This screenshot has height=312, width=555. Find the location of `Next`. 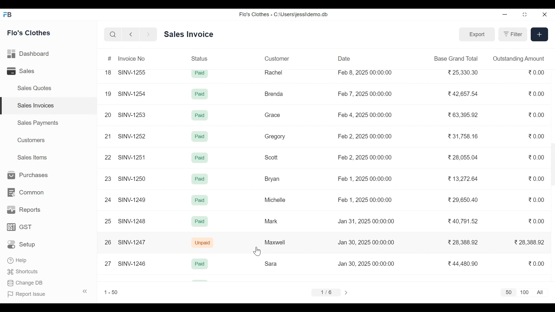

Next is located at coordinates (347, 292).